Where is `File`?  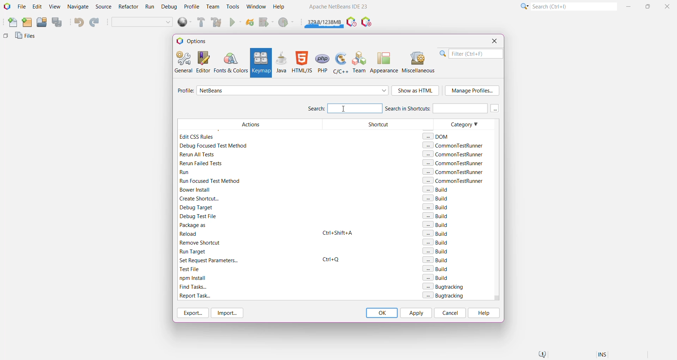 File is located at coordinates (22, 7).